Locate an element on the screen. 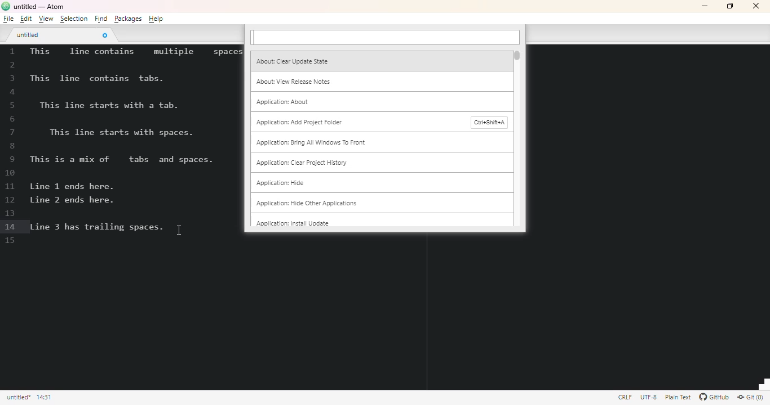 This screenshot has width=770, height=405. application: about is located at coordinates (284, 101).